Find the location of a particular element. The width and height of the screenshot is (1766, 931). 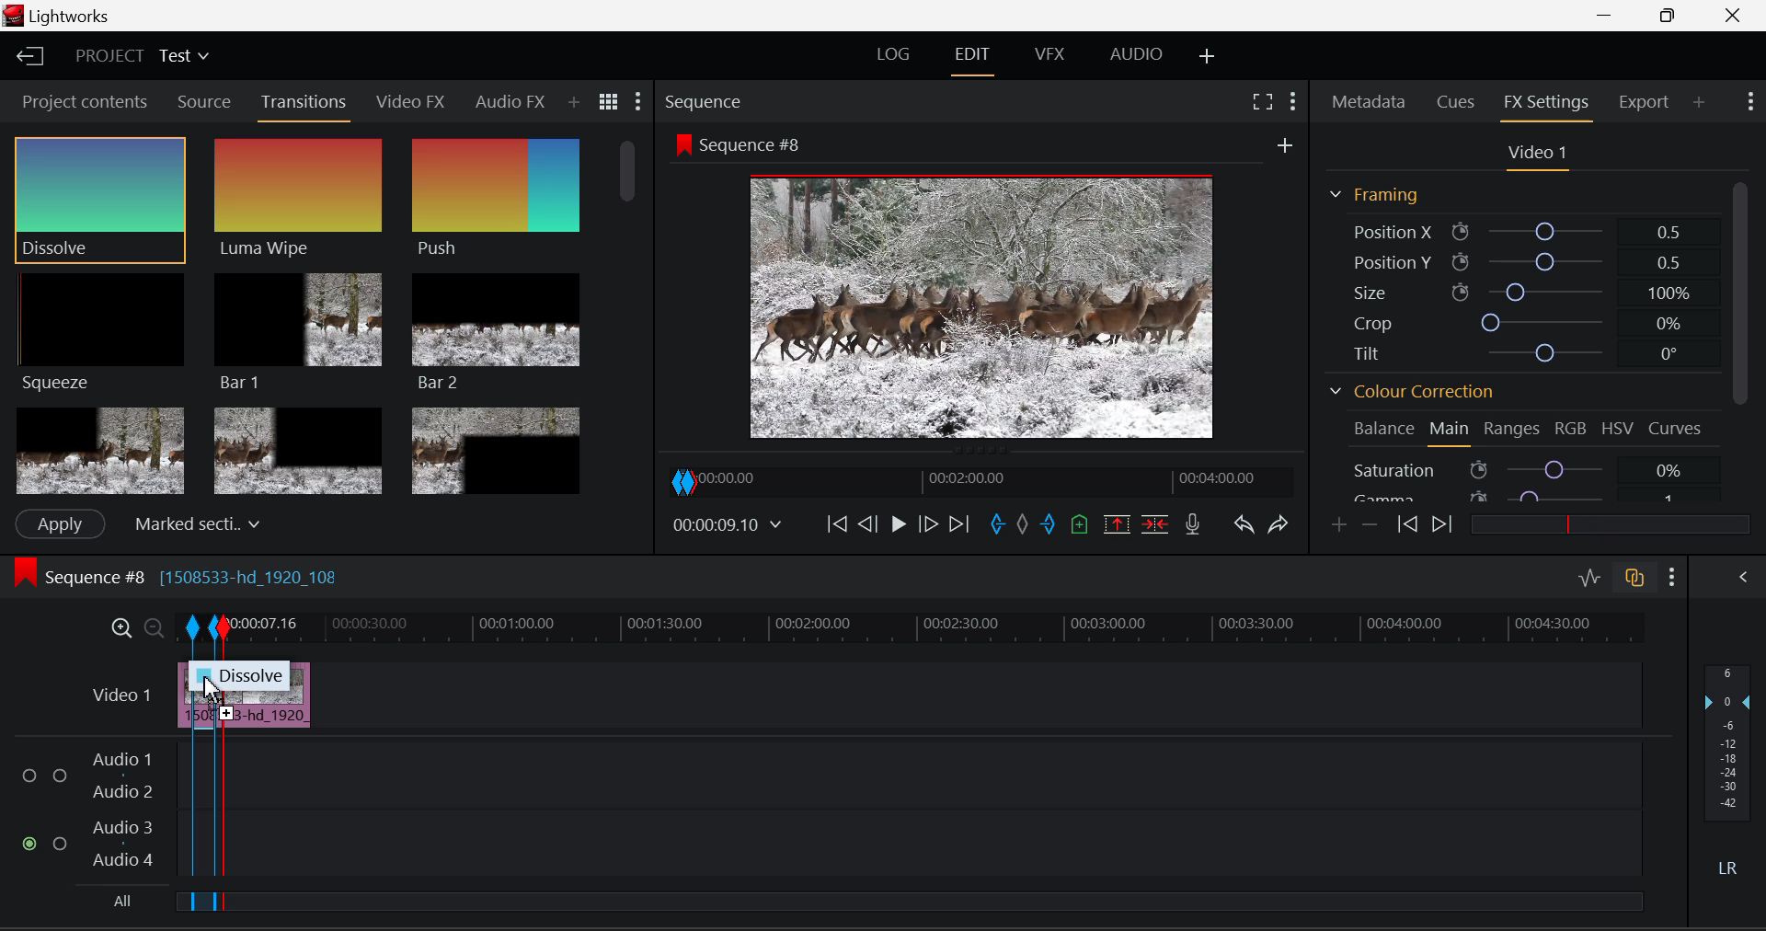

Project Title is located at coordinates (140, 54).